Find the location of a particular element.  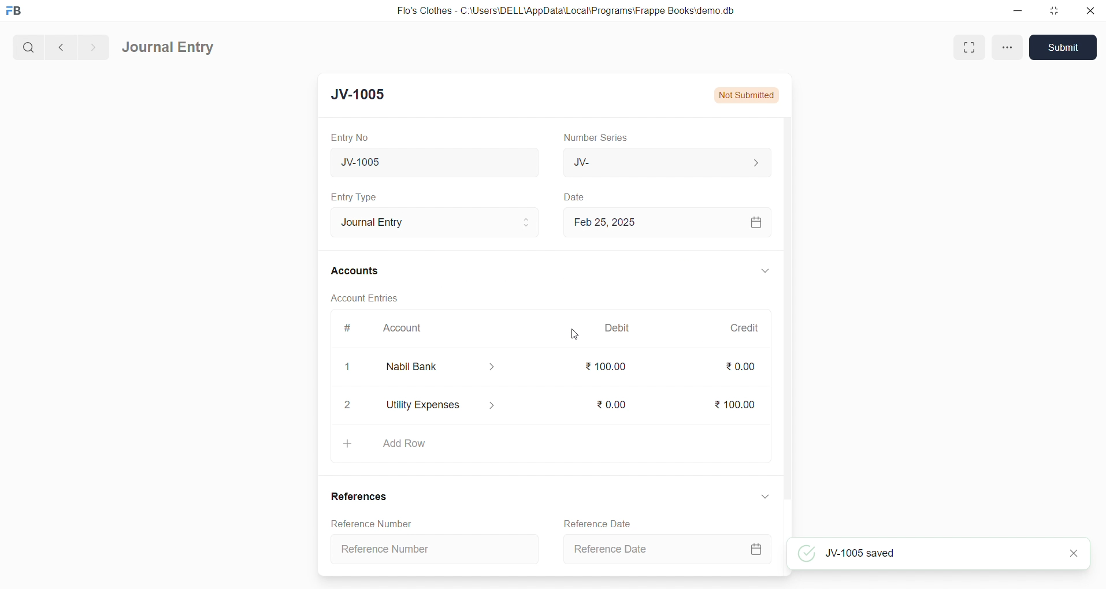

# is located at coordinates (346, 328).